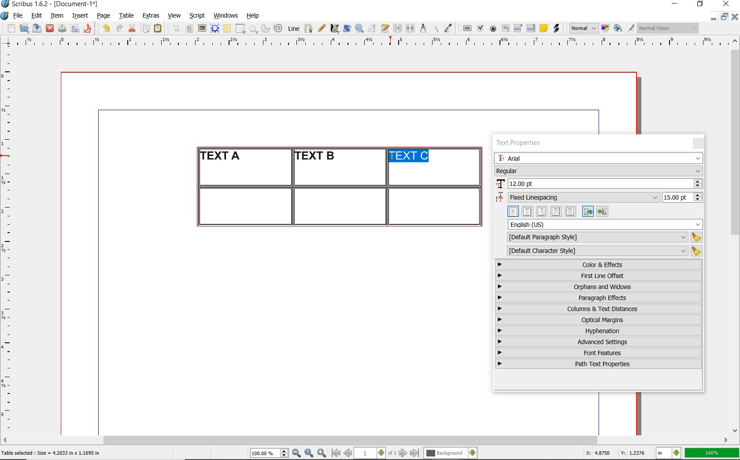  Describe the element at coordinates (104, 15) in the screenshot. I see `page` at that location.